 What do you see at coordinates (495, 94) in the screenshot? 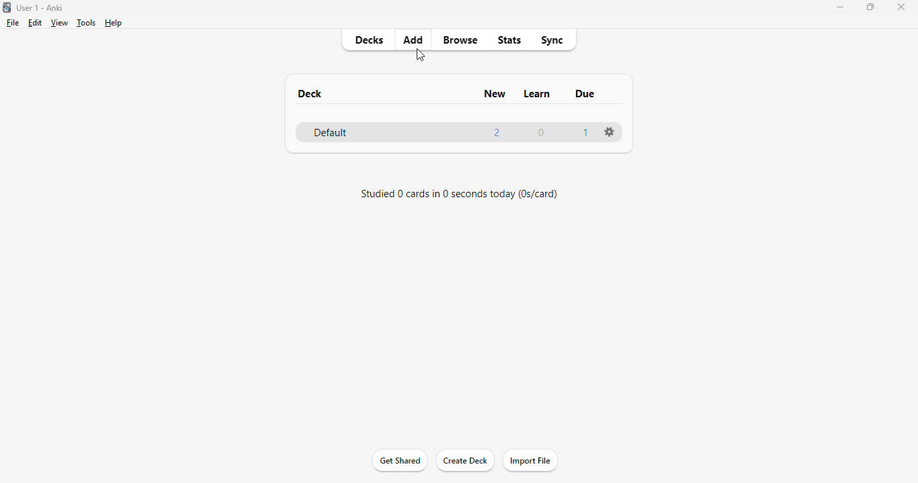
I see `new` at bounding box center [495, 94].